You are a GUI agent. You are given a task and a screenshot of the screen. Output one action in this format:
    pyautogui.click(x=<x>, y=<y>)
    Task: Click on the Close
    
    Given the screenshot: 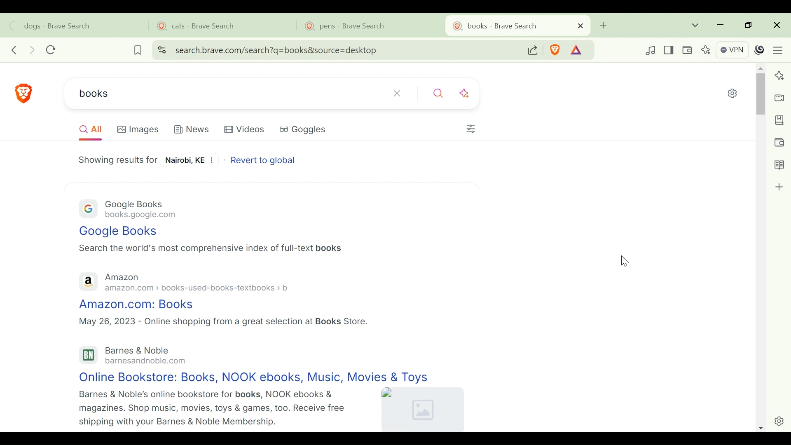 What is the action you would take?
    pyautogui.click(x=777, y=24)
    